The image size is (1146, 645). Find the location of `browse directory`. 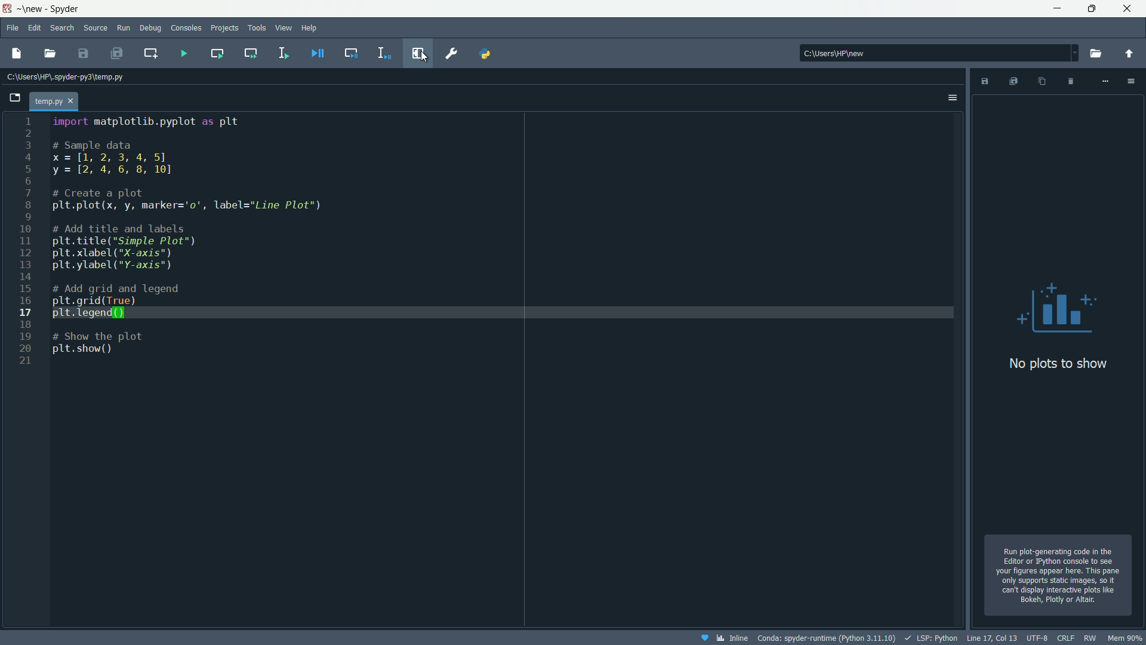

browse directory is located at coordinates (1095, 53).